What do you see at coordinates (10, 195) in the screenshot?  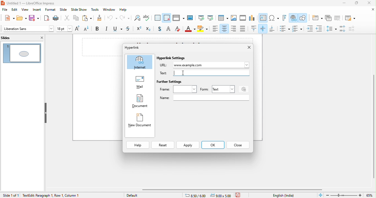 I see `slide 1 of 1` at bounding box center [10, 195].